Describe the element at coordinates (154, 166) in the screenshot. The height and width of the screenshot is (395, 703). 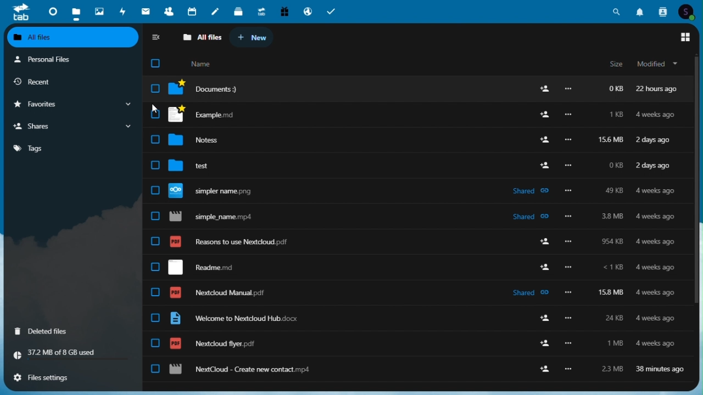
I see `check box` at that location.